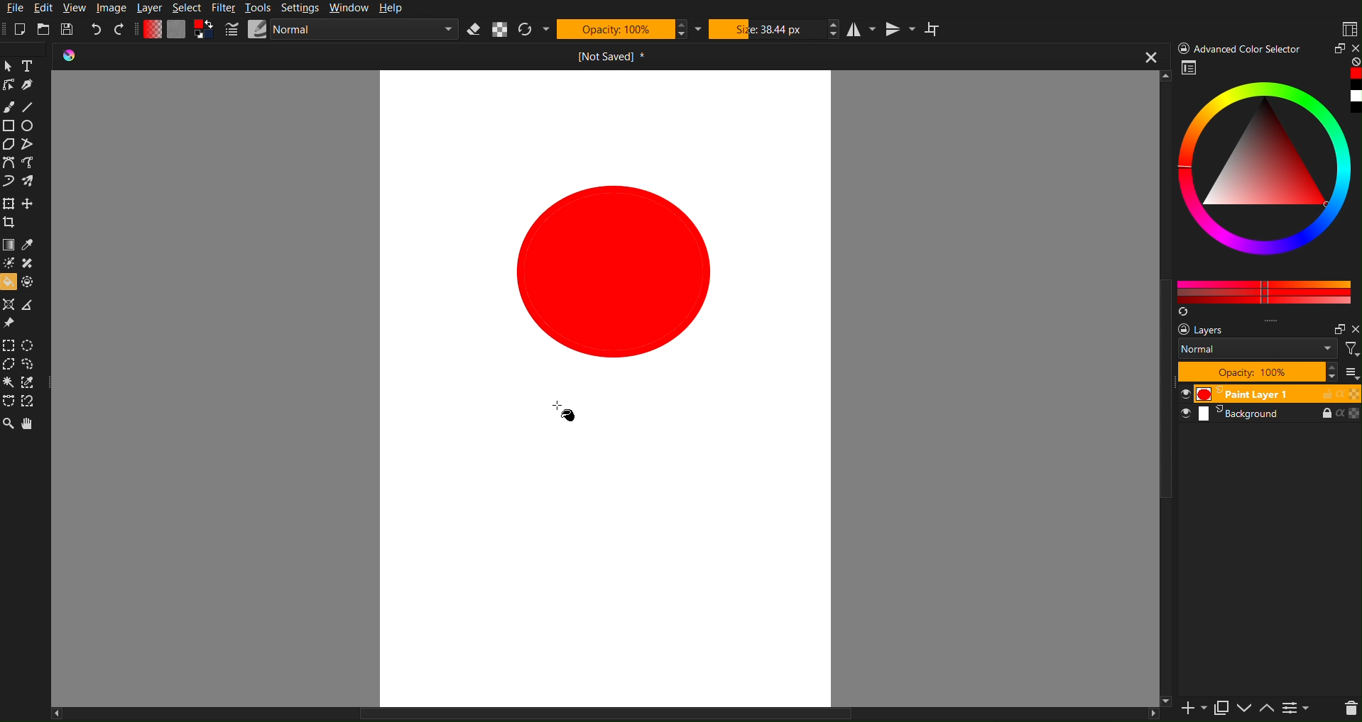  I want to click on Open Document, so click(592, 58).